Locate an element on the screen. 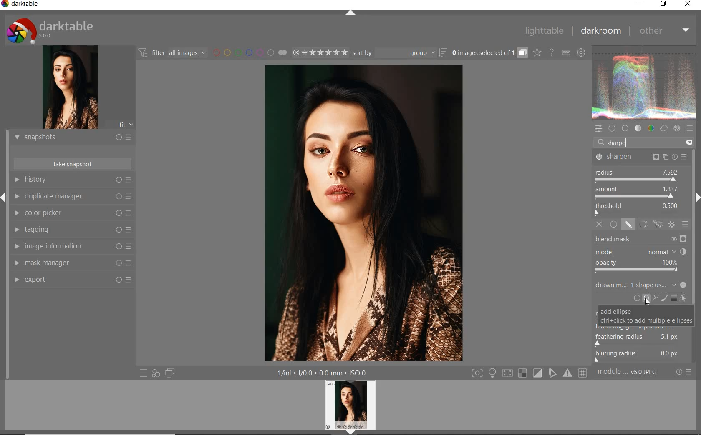 This screenshot has width=701, height=435. quick access for applying any of your styles is located at coordinates (155, 374).